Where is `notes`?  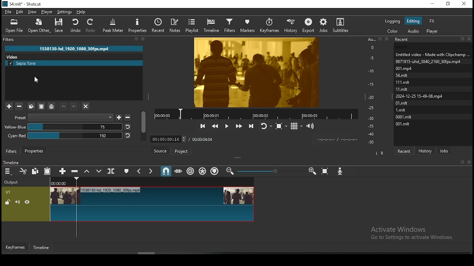 notes is located at coordinates (176, 25).